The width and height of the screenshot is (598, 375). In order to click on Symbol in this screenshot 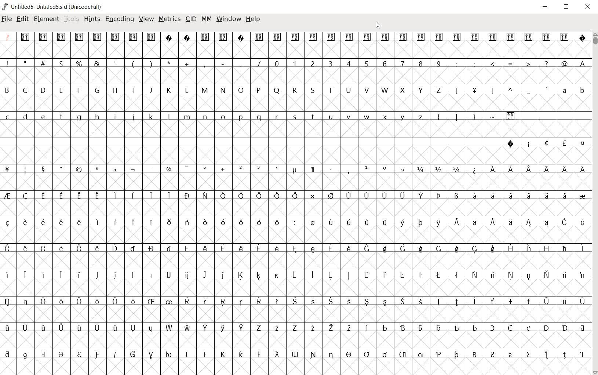, I will do `click(295, 223)`.